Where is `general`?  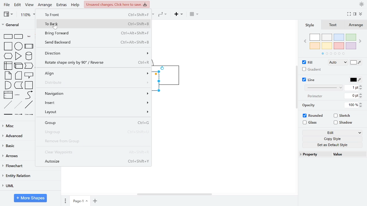
general is located at coordinates (17, 24).